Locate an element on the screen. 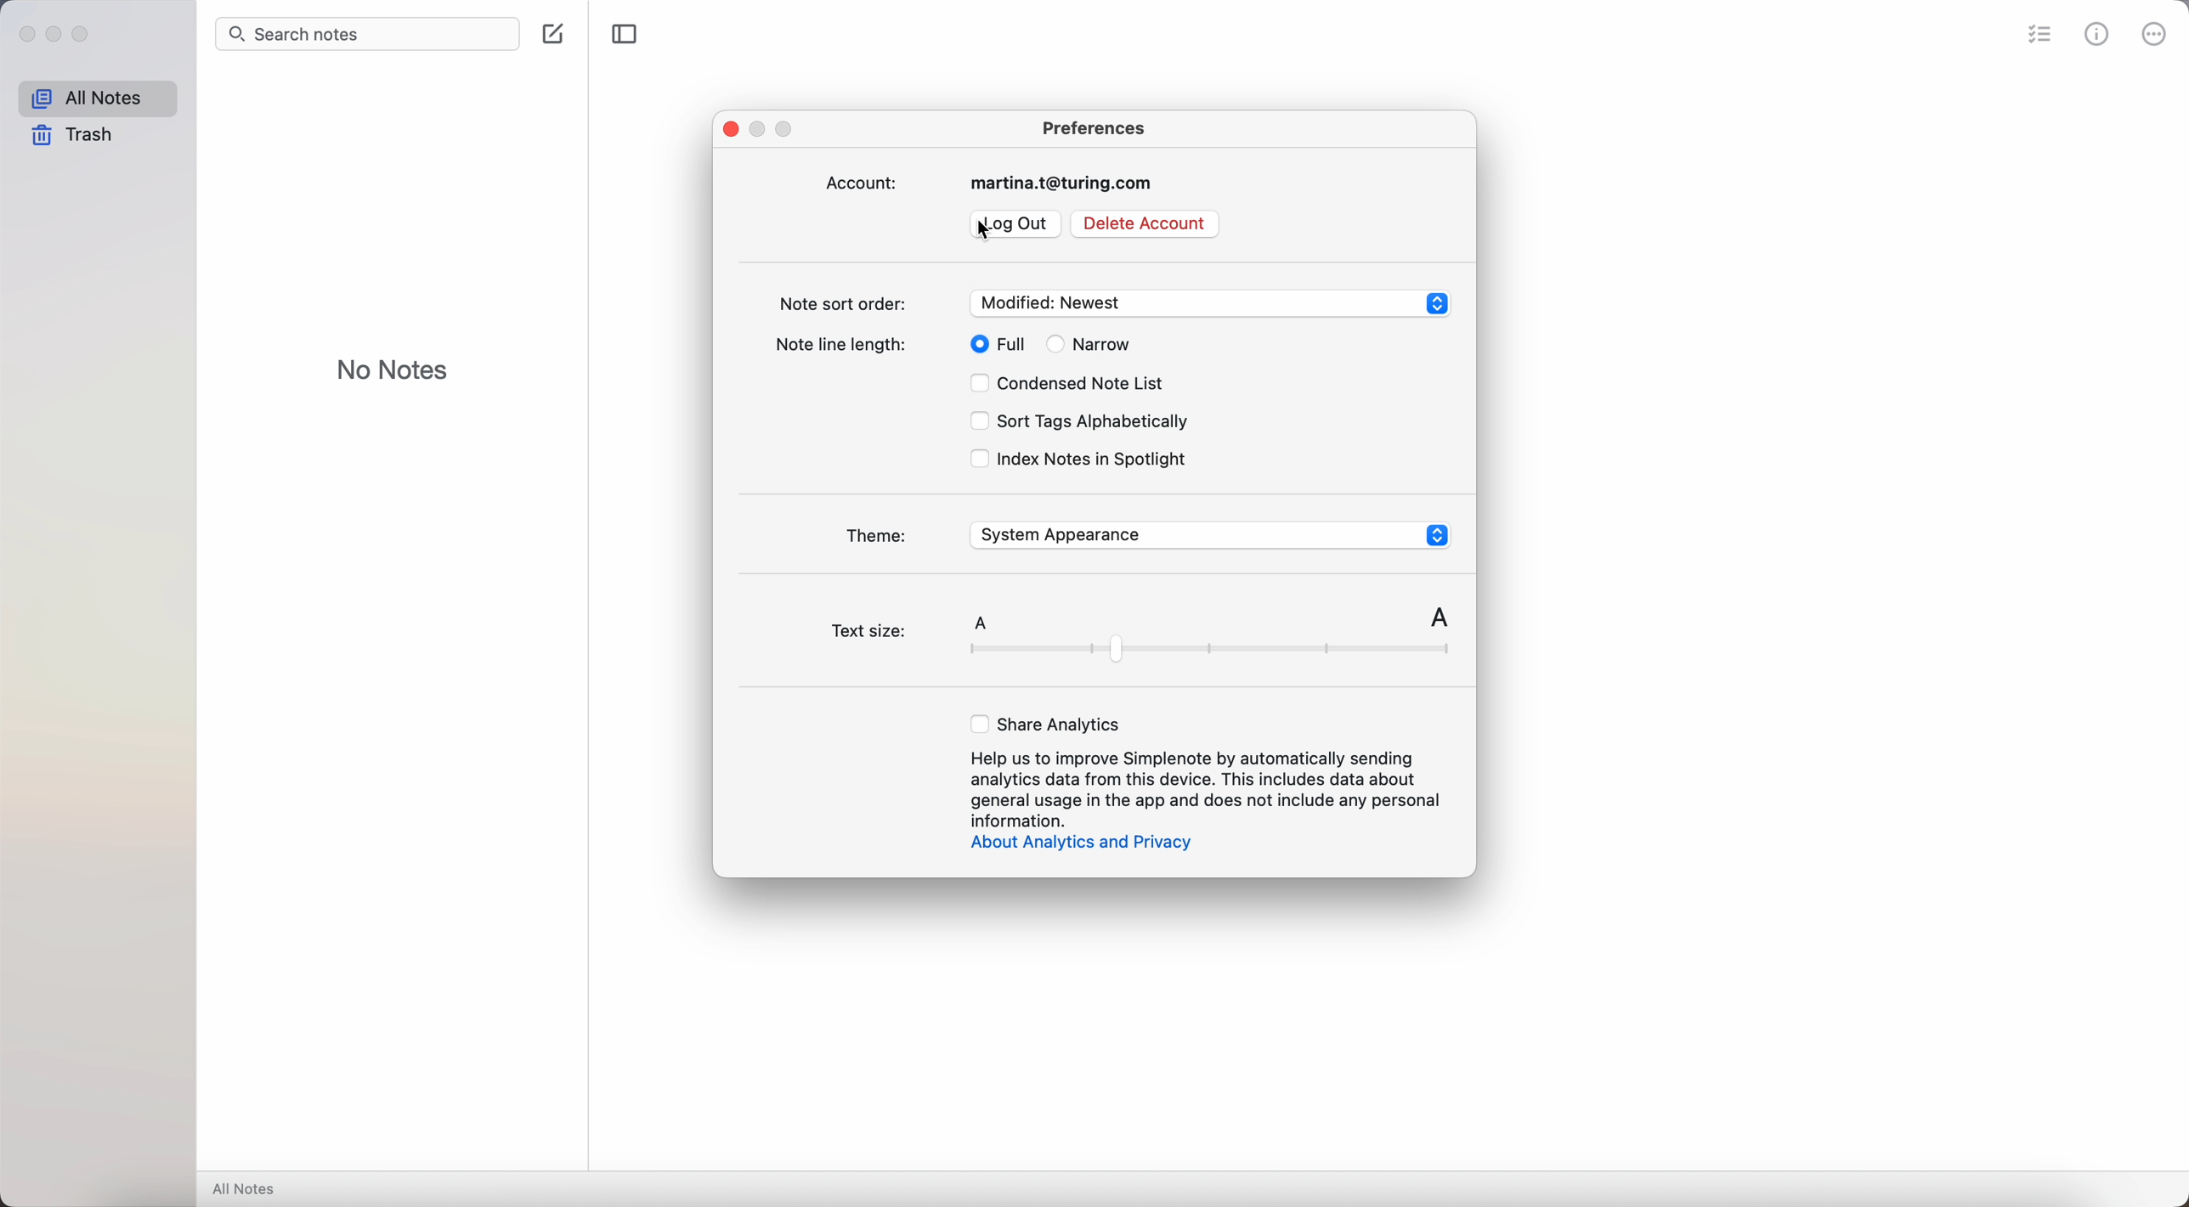  account is located at coordinates (863, 183).